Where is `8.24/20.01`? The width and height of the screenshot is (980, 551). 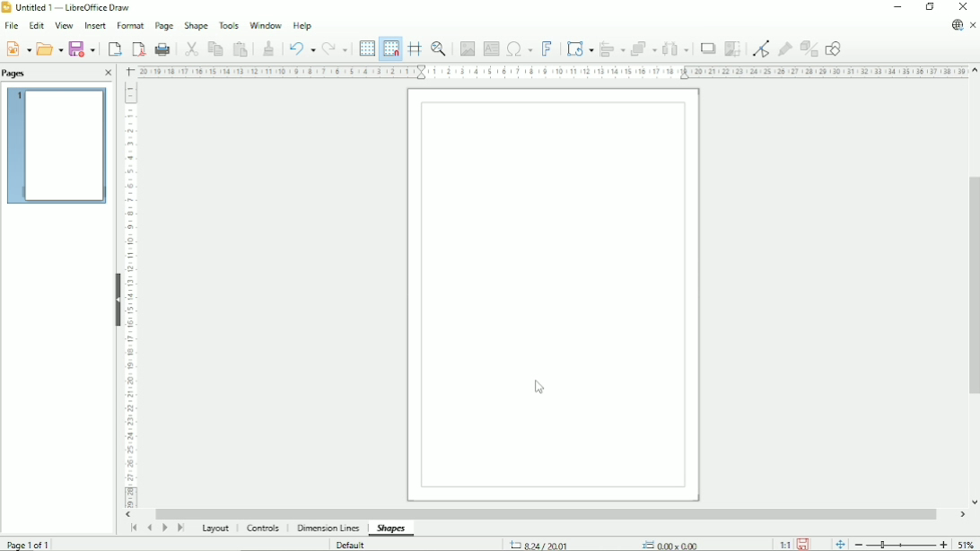
8.24/20.01 is located at coordinates (549, 544).